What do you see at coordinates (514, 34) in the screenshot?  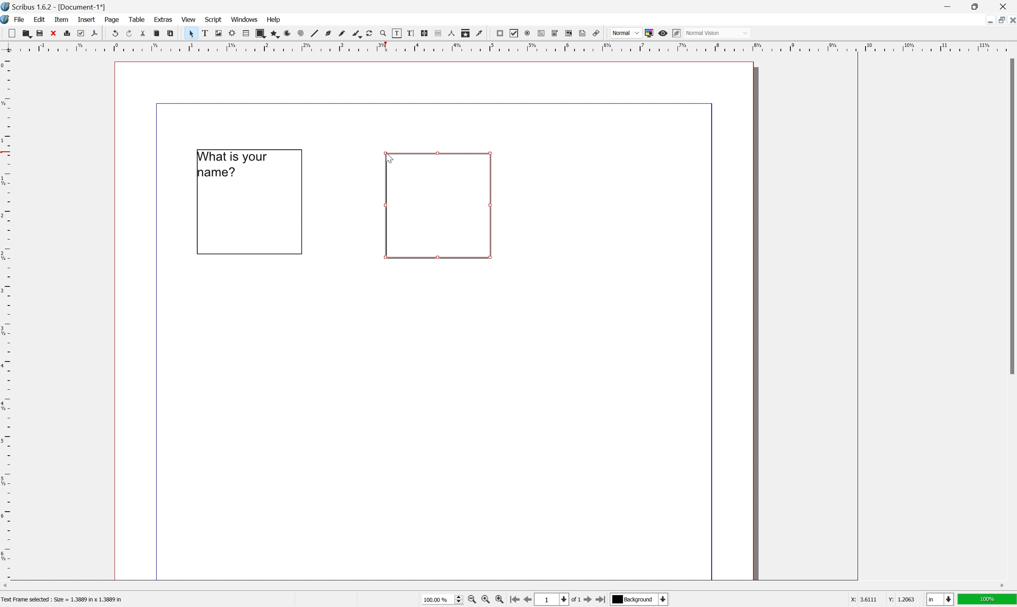 I see `pdf checkbox` at bounding box center [514, 34].